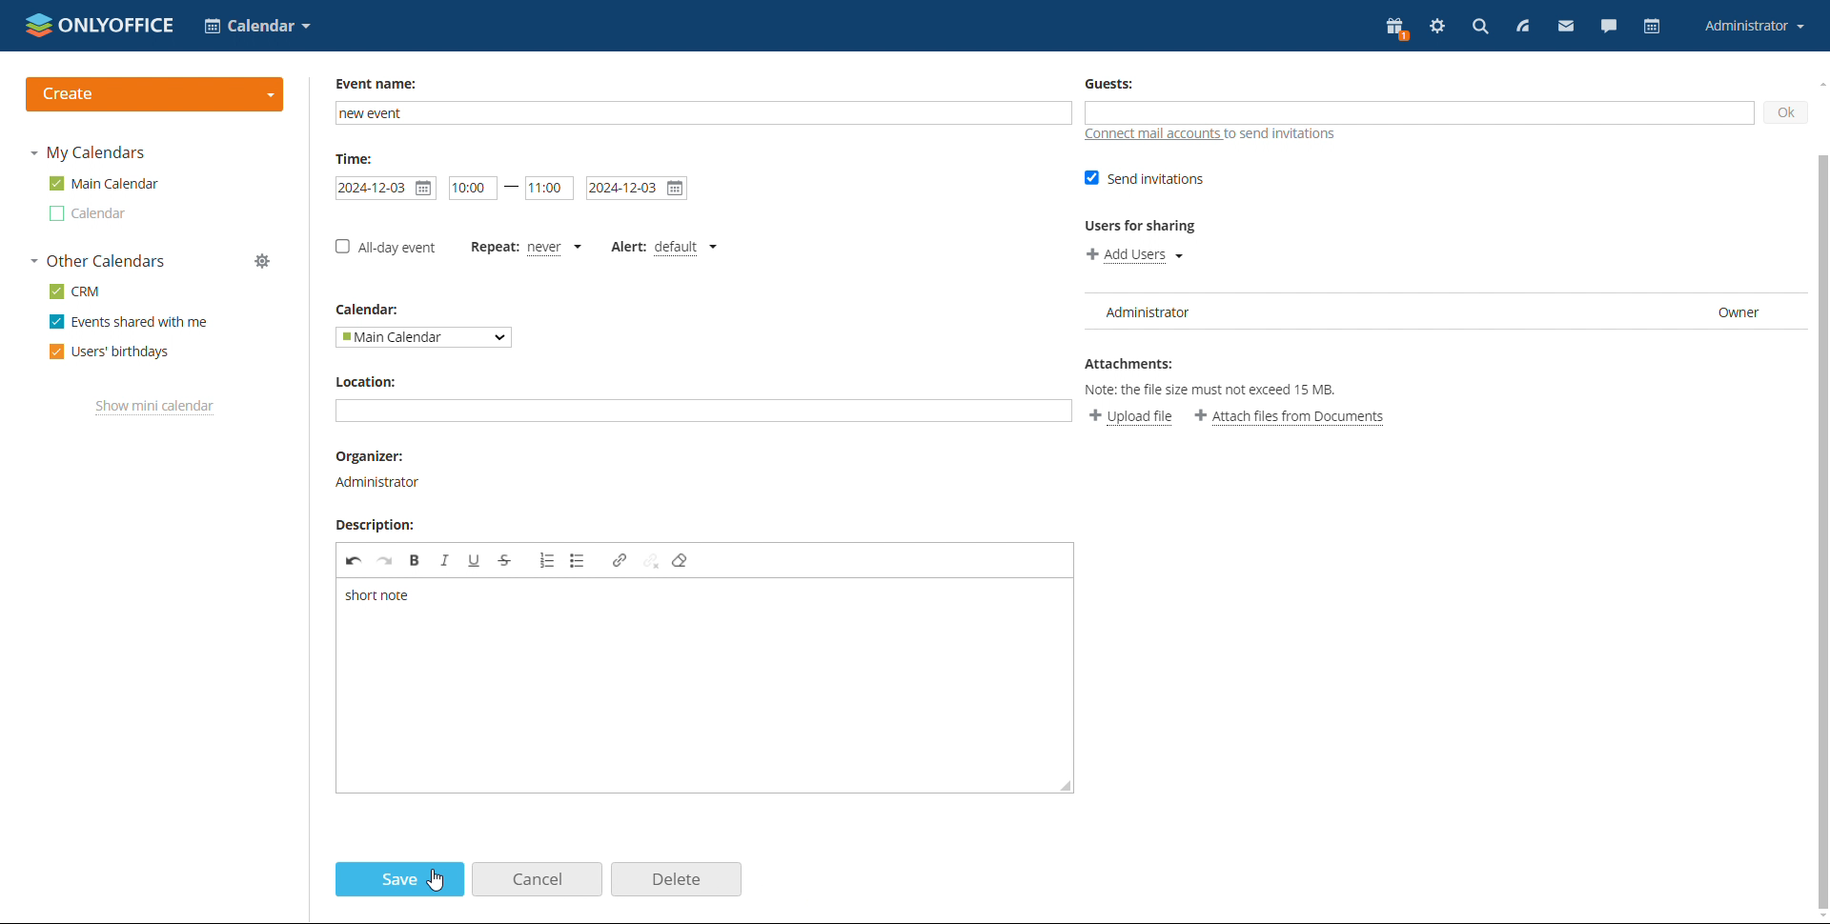 This screenshot has width=1830, height=924. What do you see at coordinates (699, 113) in the screenshot?
I see `add event name` at bounding box center [699, 113].